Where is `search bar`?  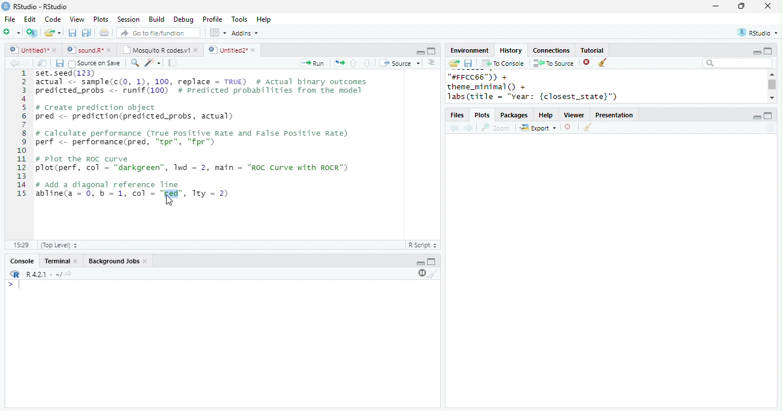 search bar is located at coordinates (737, 62).